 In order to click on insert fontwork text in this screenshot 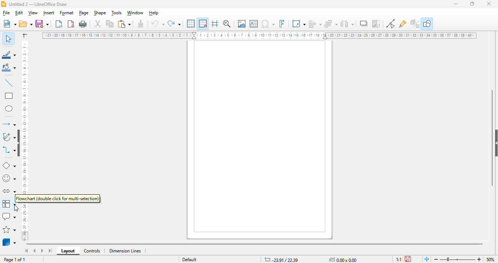, I will do `click(282, 23)`.